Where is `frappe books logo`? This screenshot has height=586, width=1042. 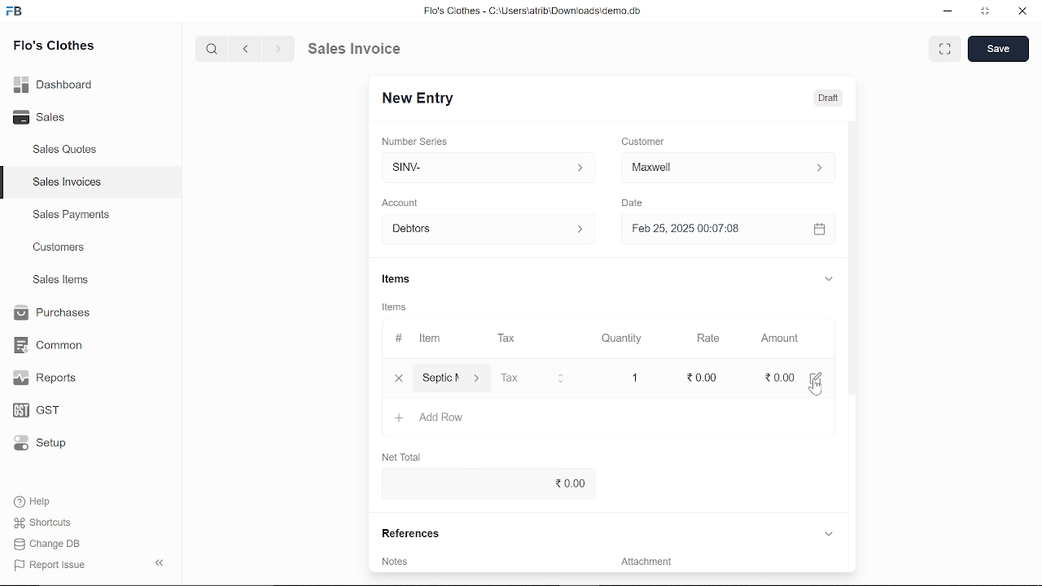
frappe books logo is located at coordinates (16, 14).